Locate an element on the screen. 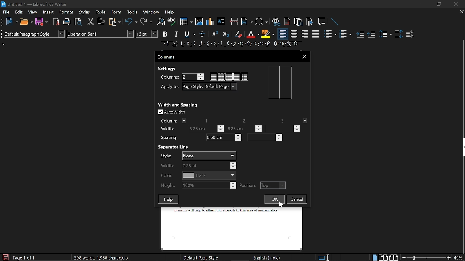 The image size is (465, 261). Column style 2 is located at coordinates (236, 76).